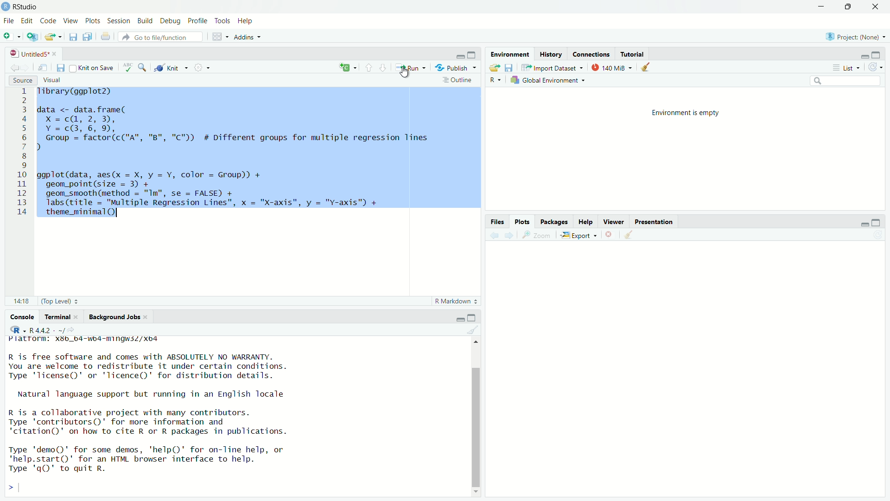 This screenshot has width=890, height=501. Describe the element at coordinates (205, 69) in the screenshot. I see `settings` at that location.